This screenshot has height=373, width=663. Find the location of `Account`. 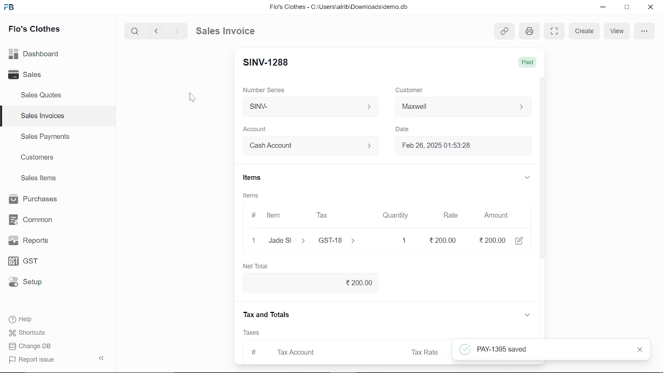

Account is located at coordinates (257, 130).